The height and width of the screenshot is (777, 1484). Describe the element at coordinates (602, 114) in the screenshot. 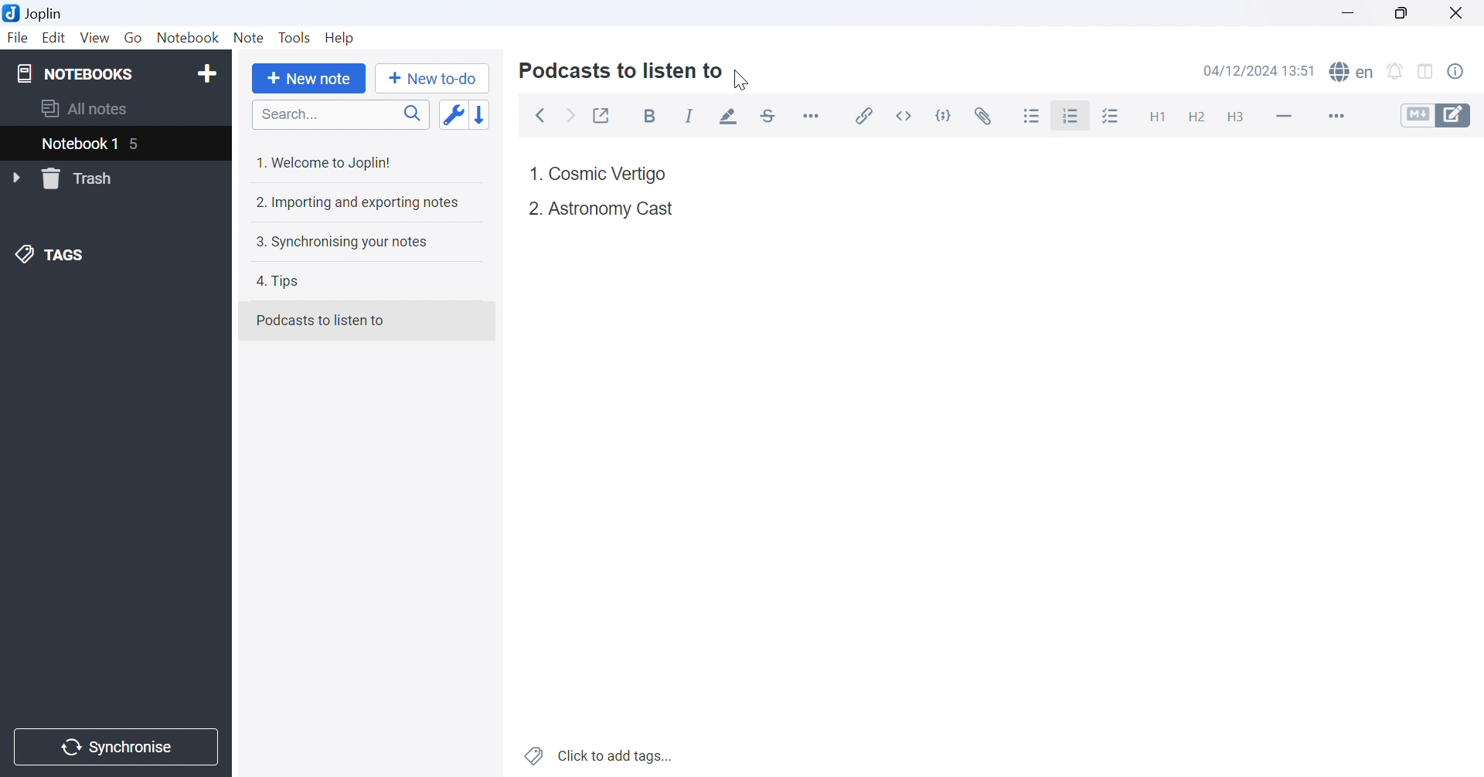

I see `Toggle external editing` at that location.